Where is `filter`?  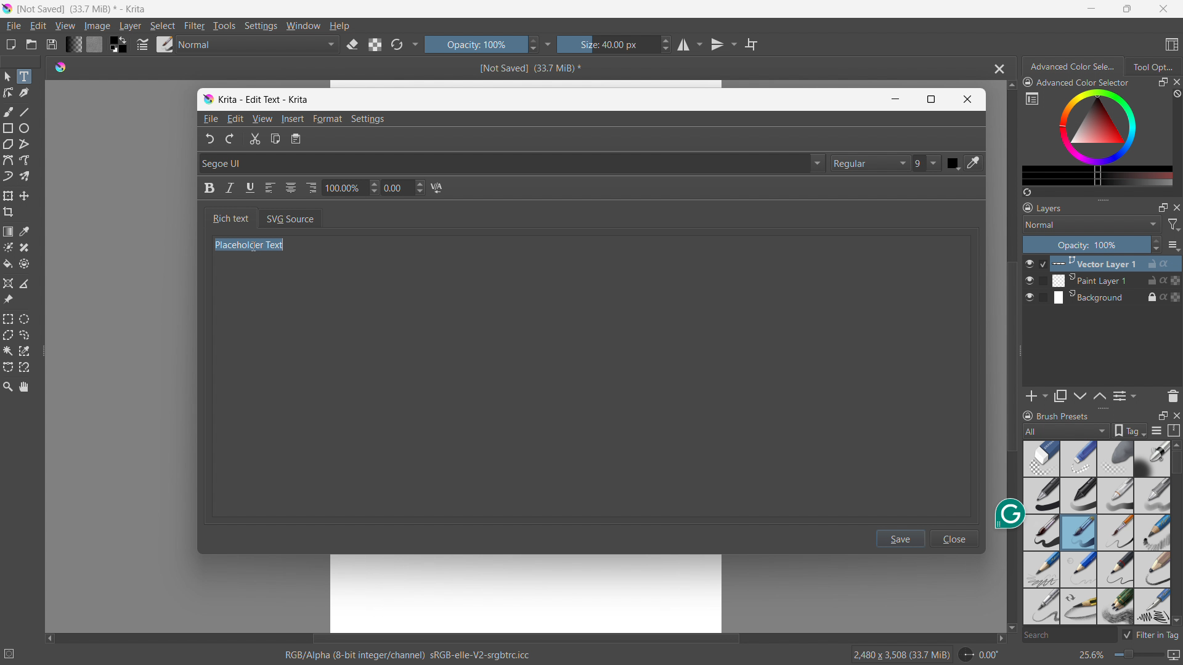
filter is located at coordinates (1174, 225).